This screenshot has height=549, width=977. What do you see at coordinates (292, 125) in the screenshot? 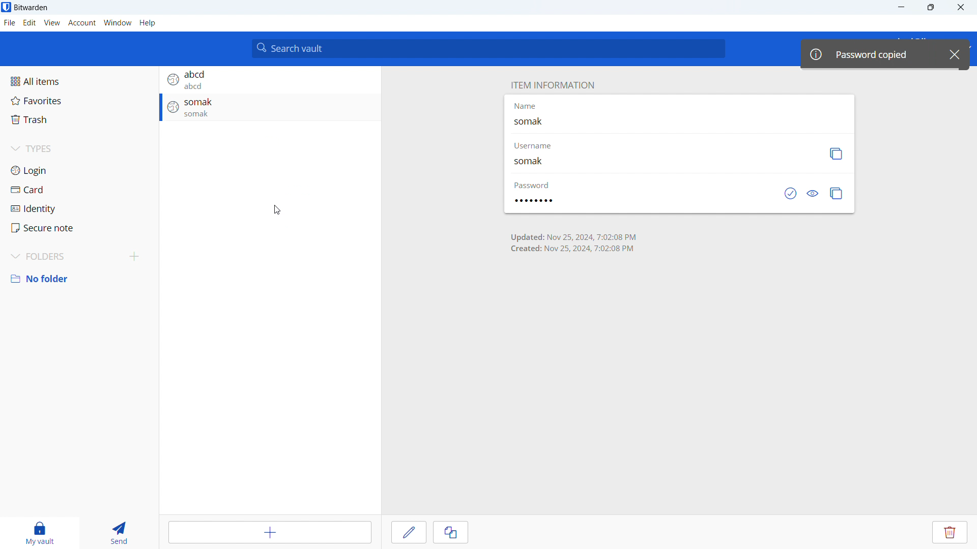
I see `view` at bounding box center [292, 125].